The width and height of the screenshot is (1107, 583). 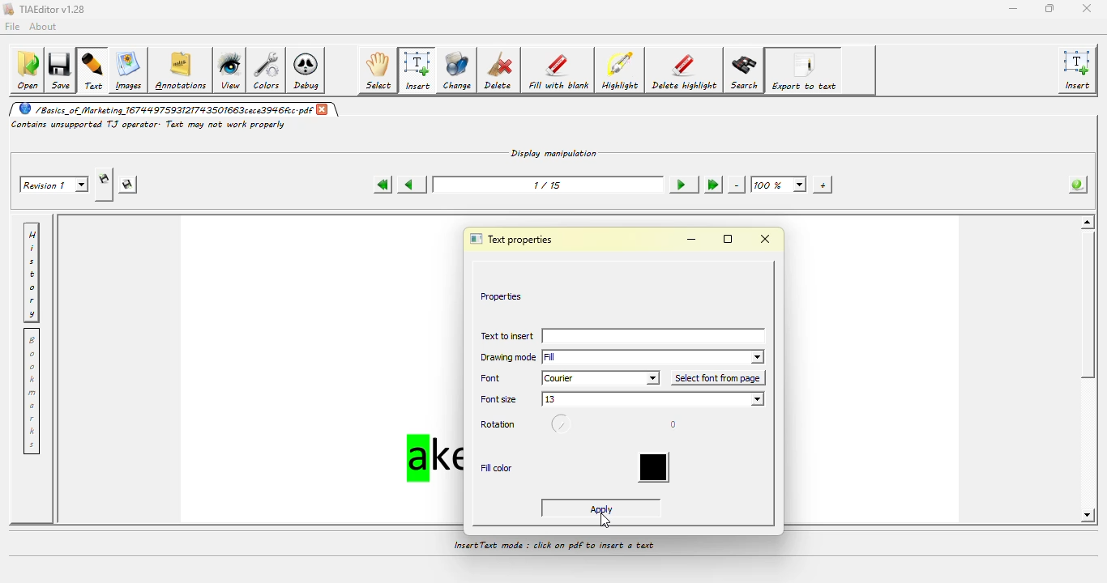 What do you see at coordinates (496, 378) in the screenshot?
I see `Font` at bounding box center [496, 378].